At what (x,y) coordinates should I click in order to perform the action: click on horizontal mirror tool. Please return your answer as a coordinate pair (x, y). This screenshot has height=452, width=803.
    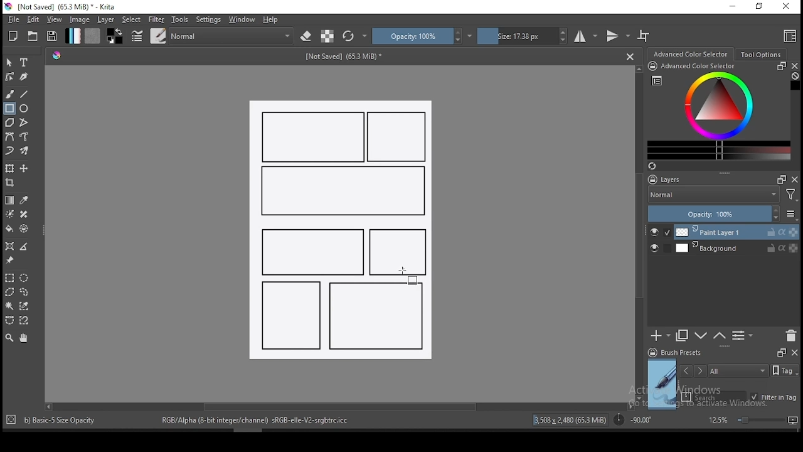
    Looking at the image, I should click on (586, 36).